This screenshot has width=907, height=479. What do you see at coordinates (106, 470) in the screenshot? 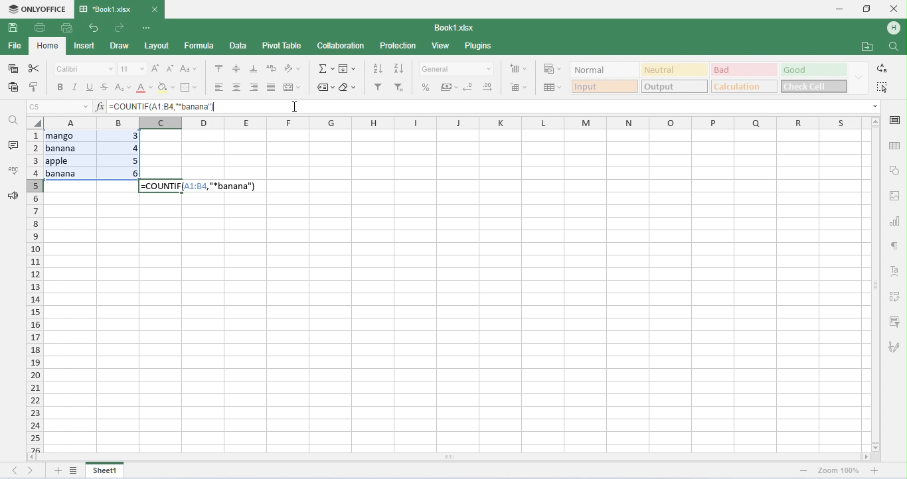
I see `sheet1` at bounding box center [106, 470].